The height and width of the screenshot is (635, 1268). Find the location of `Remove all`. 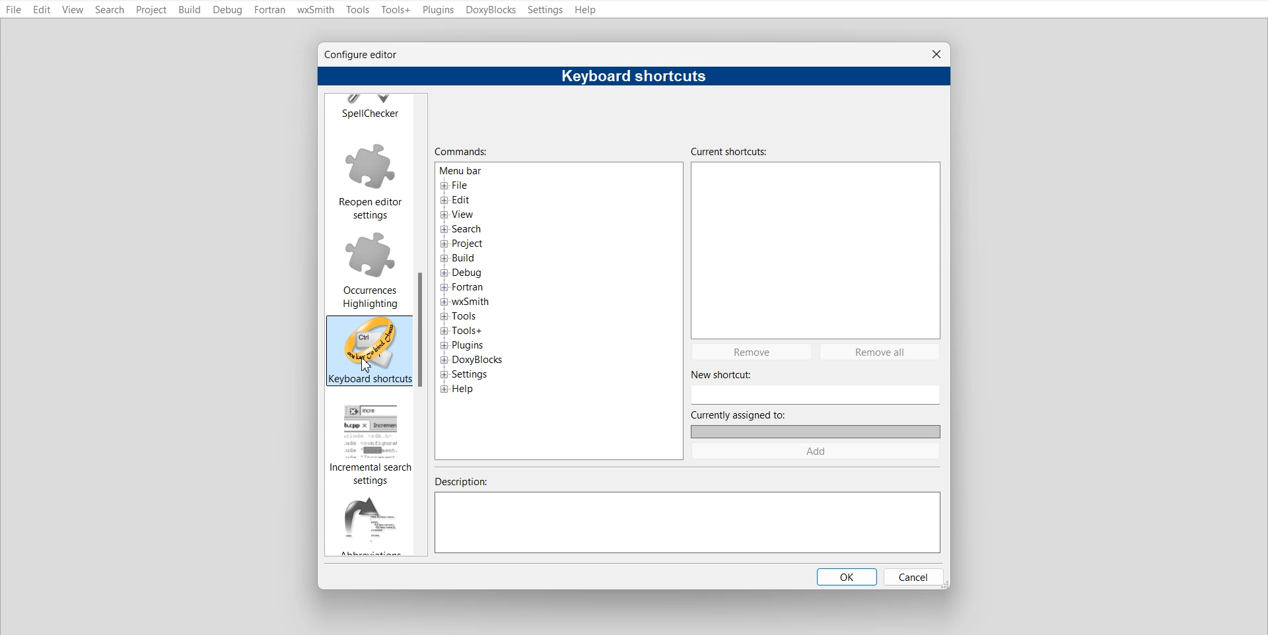

Remove all is located at coordinates (881, 352).